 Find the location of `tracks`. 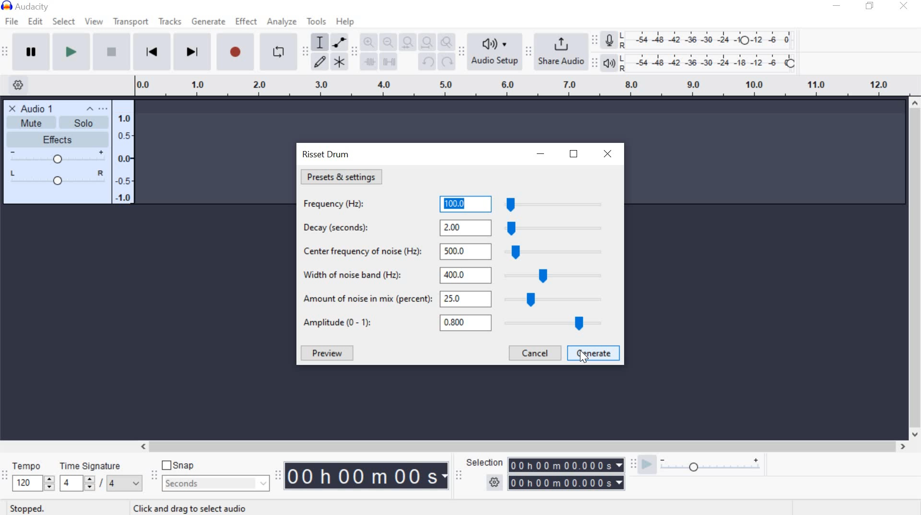

tracks is located at coordinates (170, 22).